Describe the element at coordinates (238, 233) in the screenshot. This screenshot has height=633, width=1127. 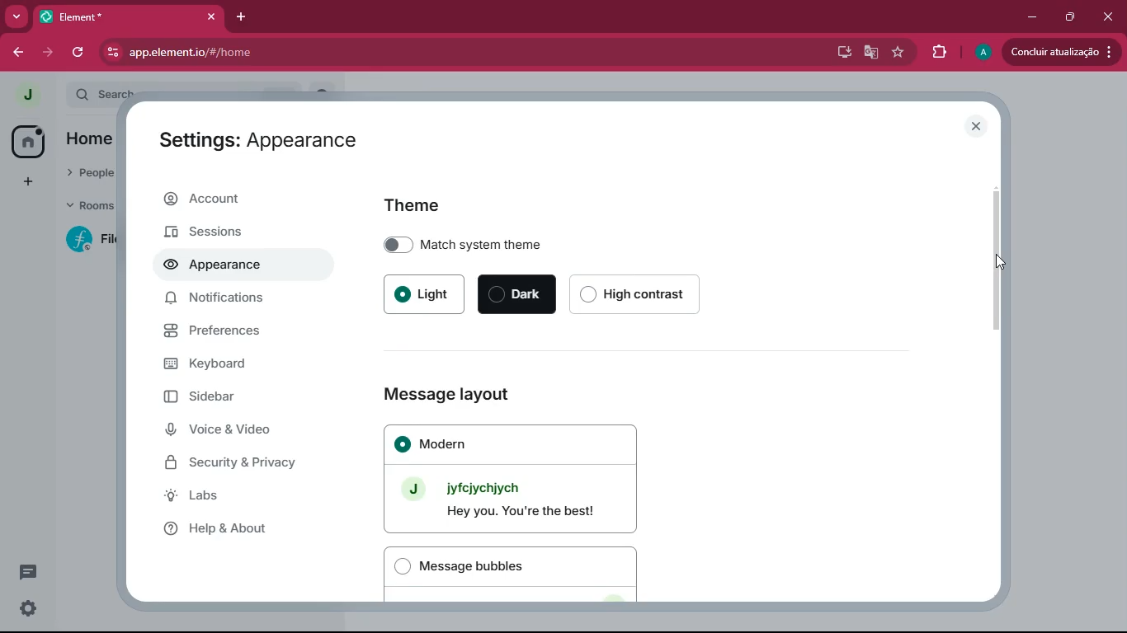
I see `sessions` at that location.